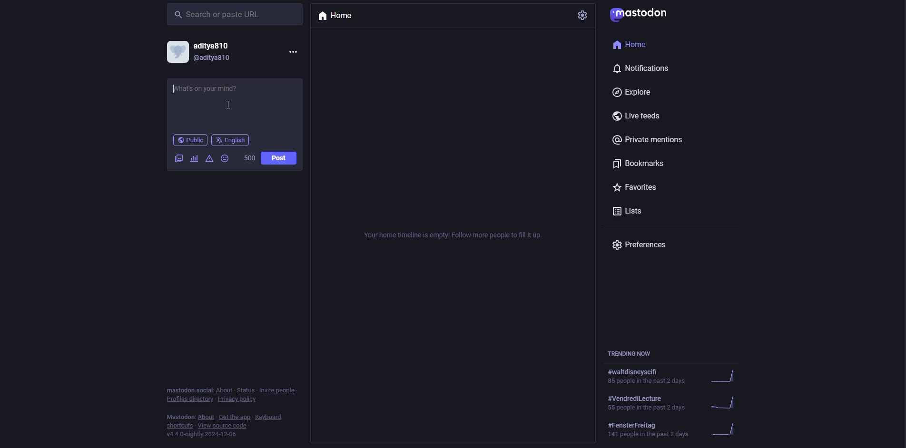 The image size is (906, 448). What do you see at coordinates (655, 142) in the screenshot?
I see `private mentions` at bounding box center [655, 142].